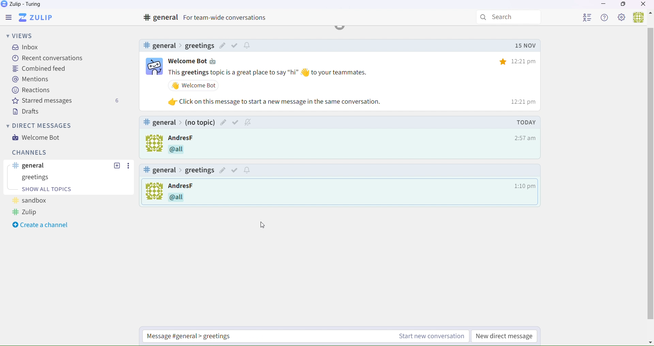  I want to click on New direct message, so click(503, 336).